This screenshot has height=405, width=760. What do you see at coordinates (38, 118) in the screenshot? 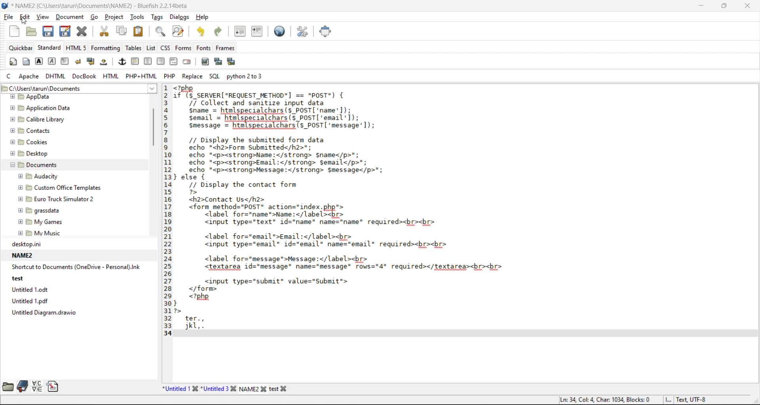
I see `Calibre Library` at bounding box center [38, 118].